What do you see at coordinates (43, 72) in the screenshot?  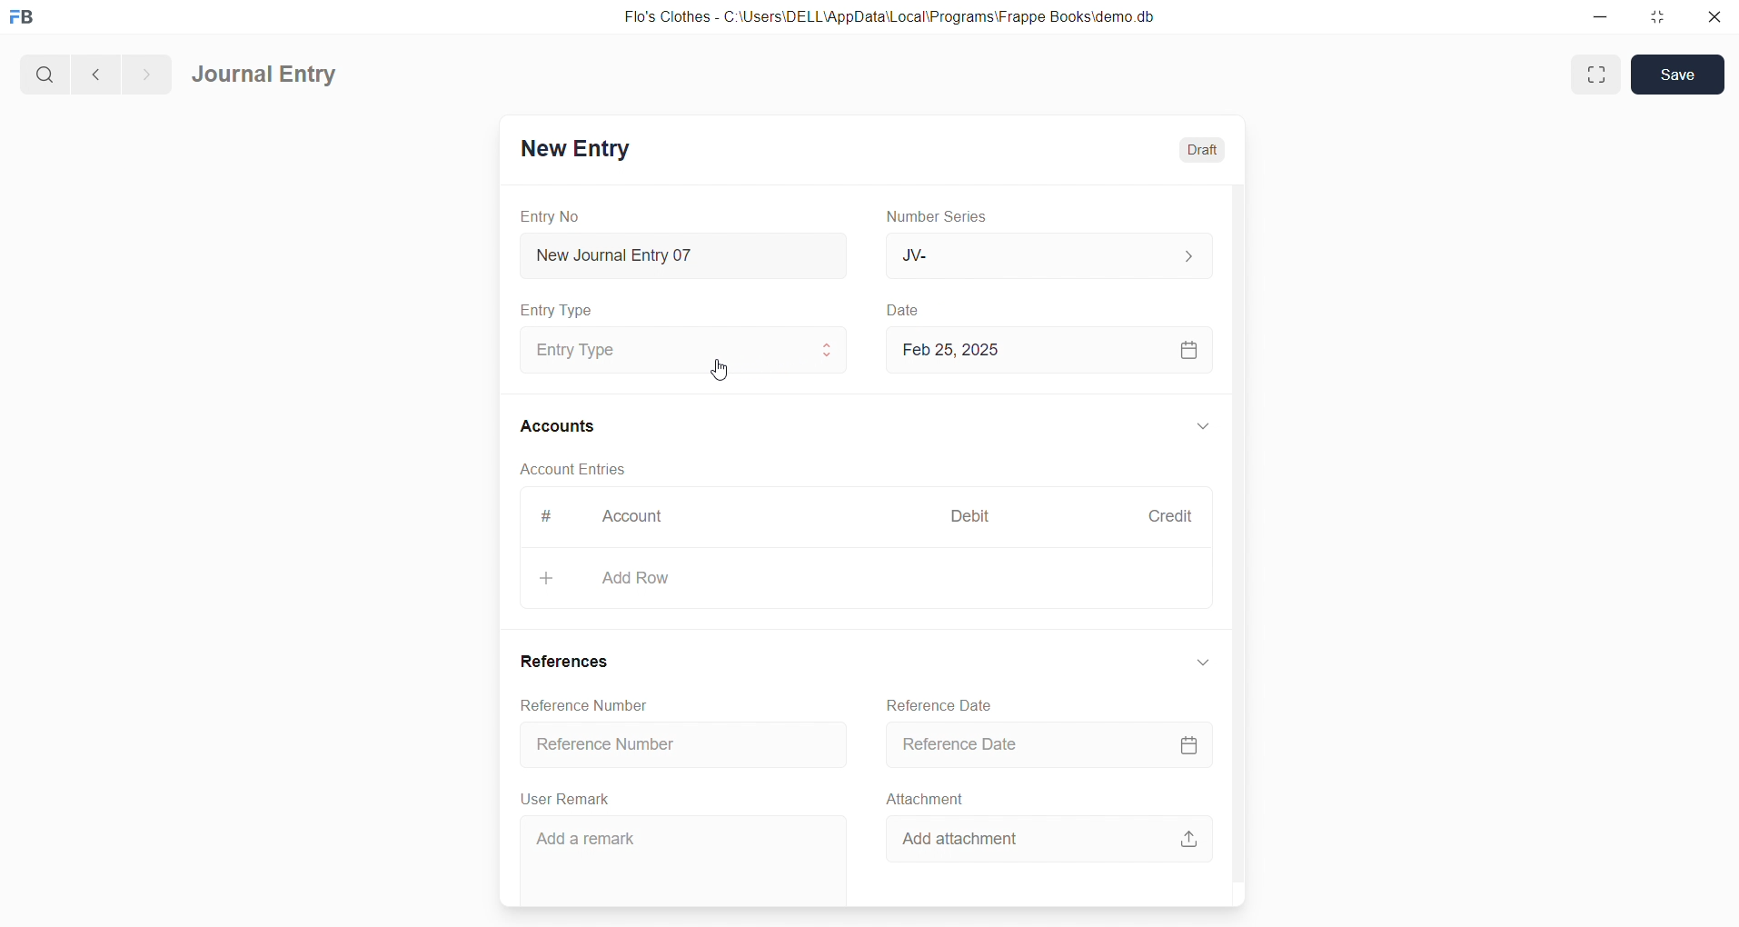 I see `search` at bounding box center [43, 72].